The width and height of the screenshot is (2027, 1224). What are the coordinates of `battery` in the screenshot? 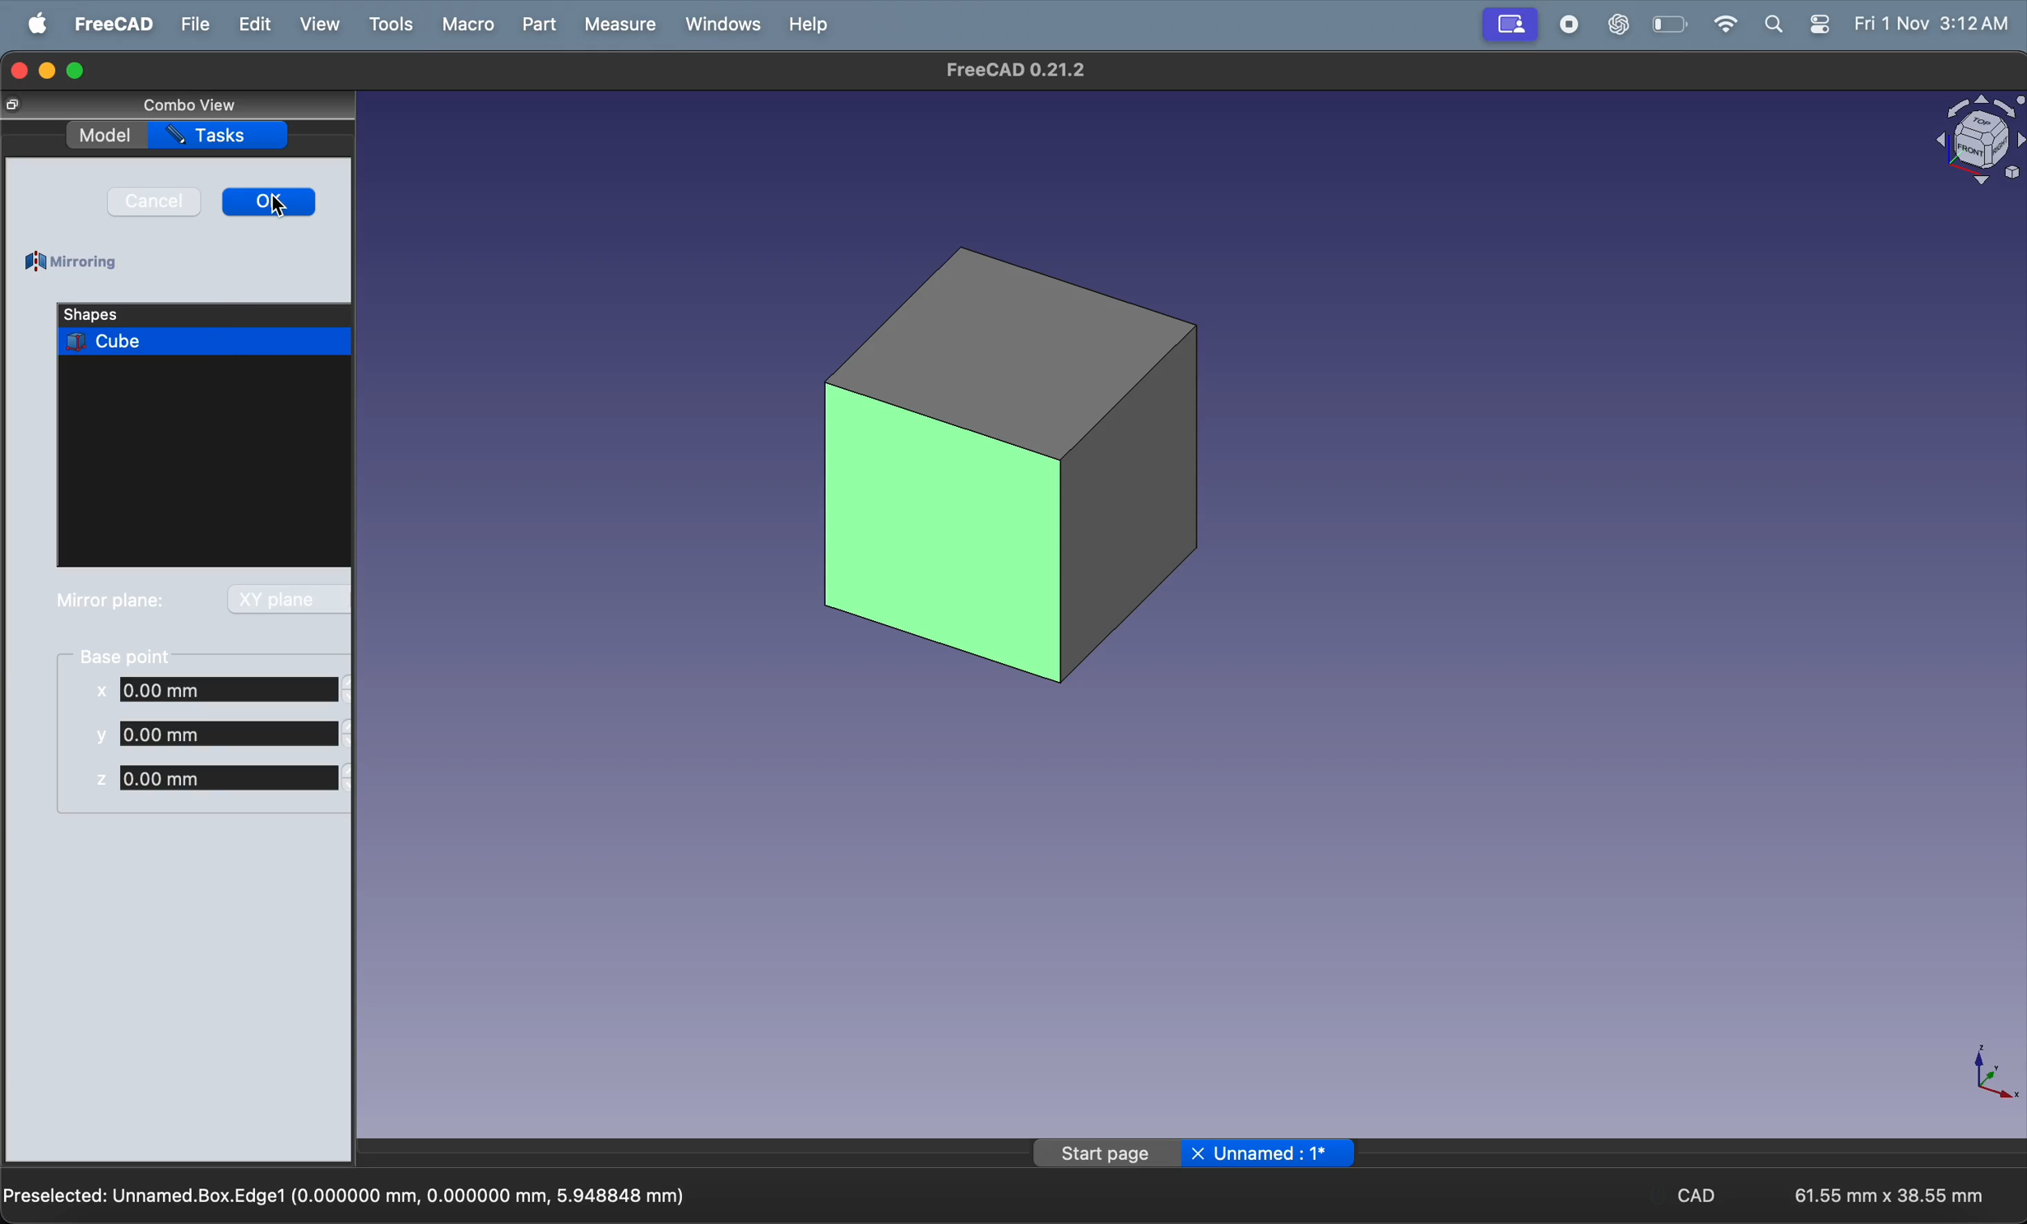 It's located at (1672, 25).